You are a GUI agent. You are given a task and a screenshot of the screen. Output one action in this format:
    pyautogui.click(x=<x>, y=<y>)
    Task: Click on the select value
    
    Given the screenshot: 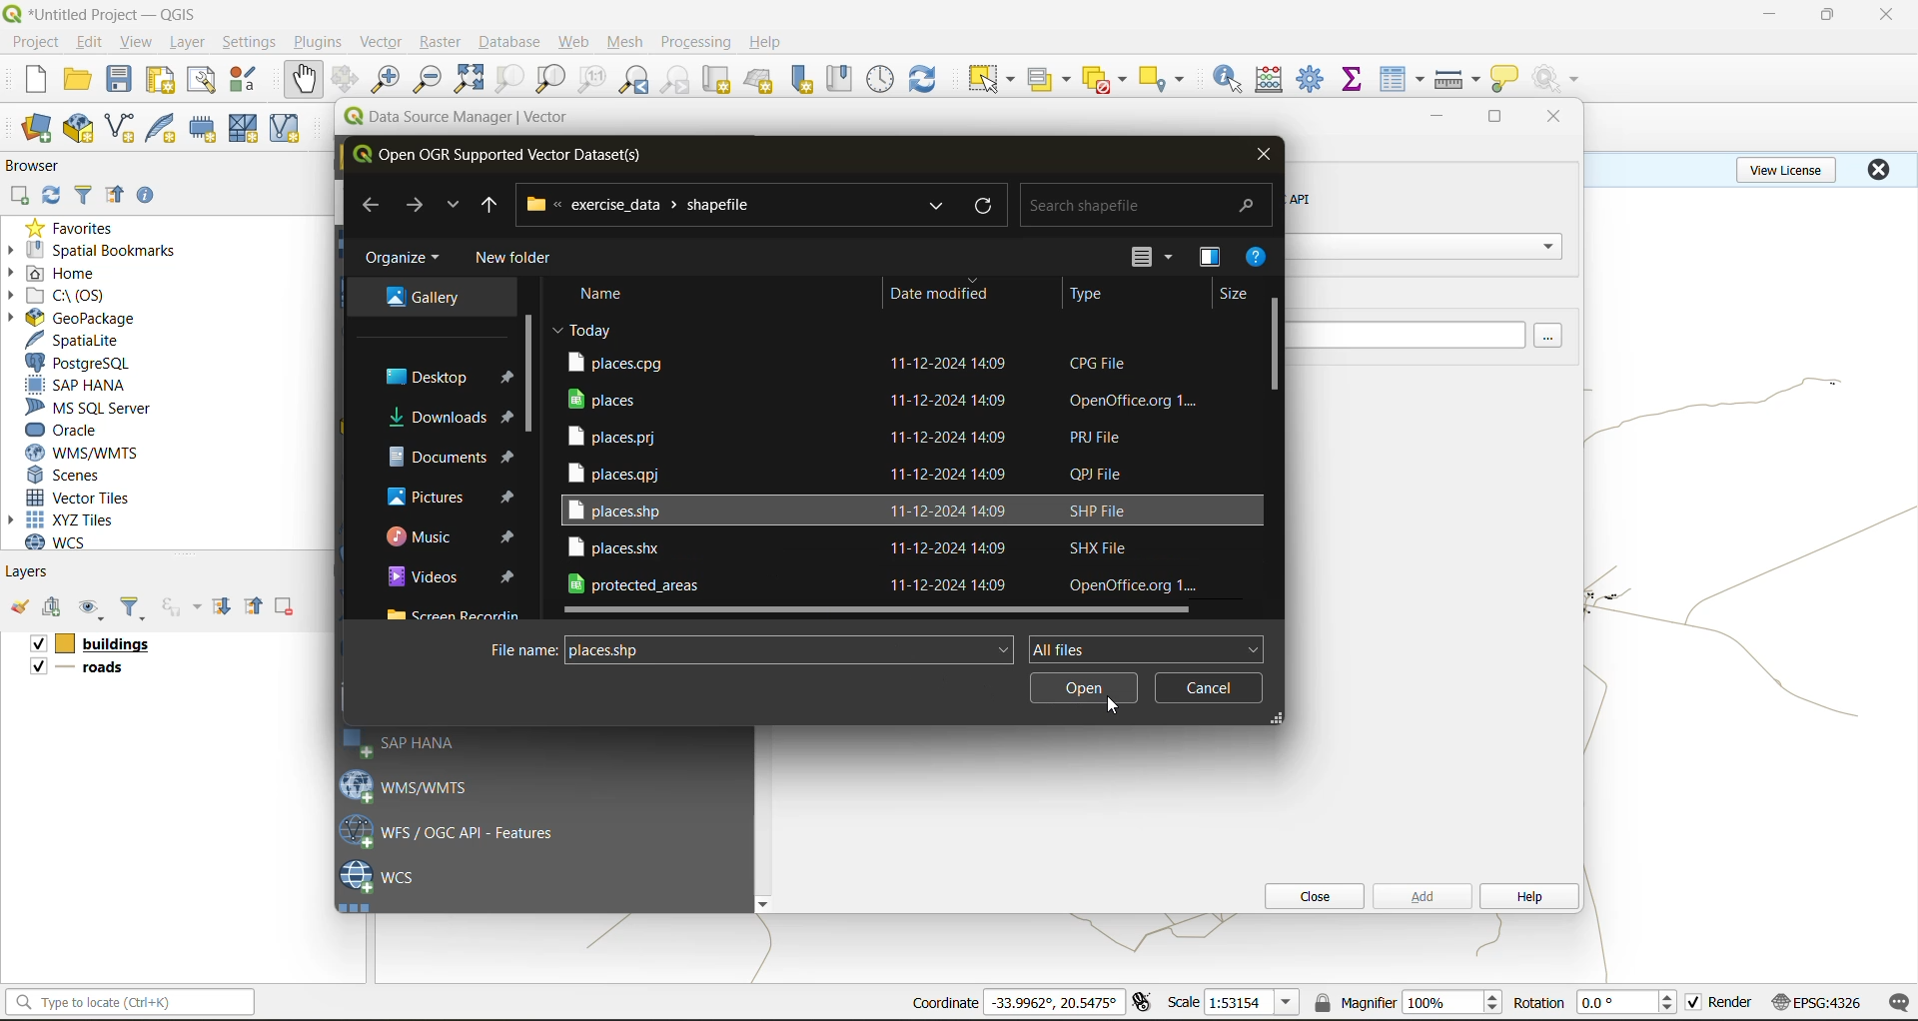 What is the action you would take?
    pyautogui.click(x=1053, y=83)
    